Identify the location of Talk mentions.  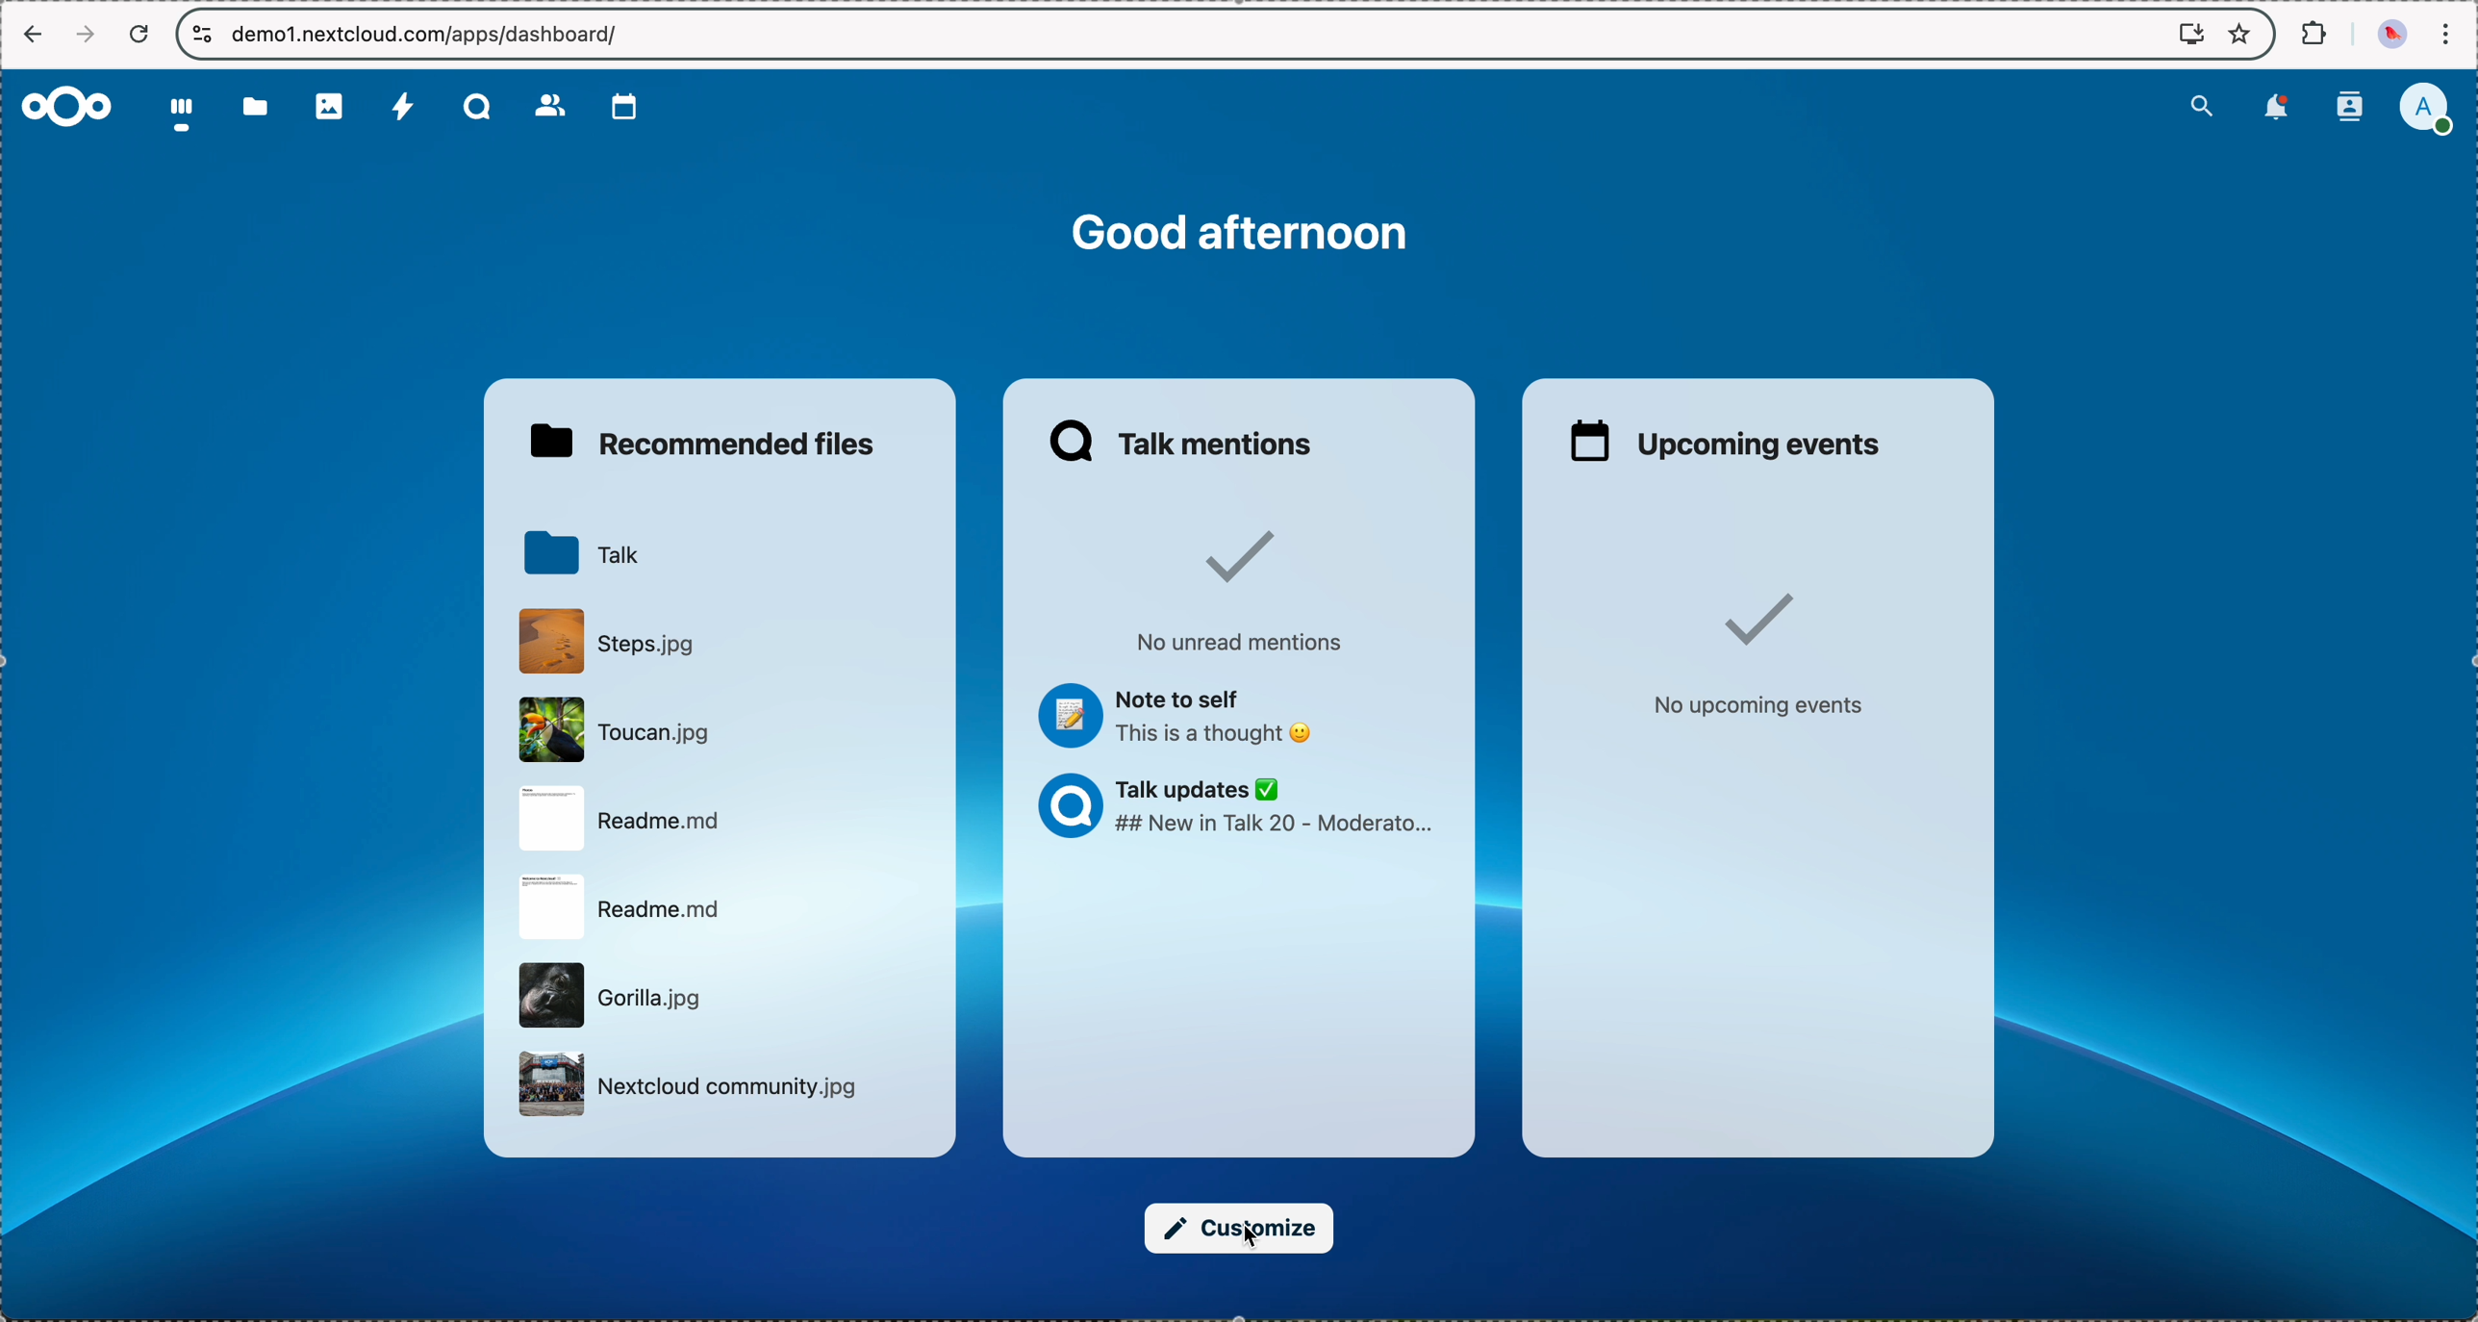
(1184, 439).